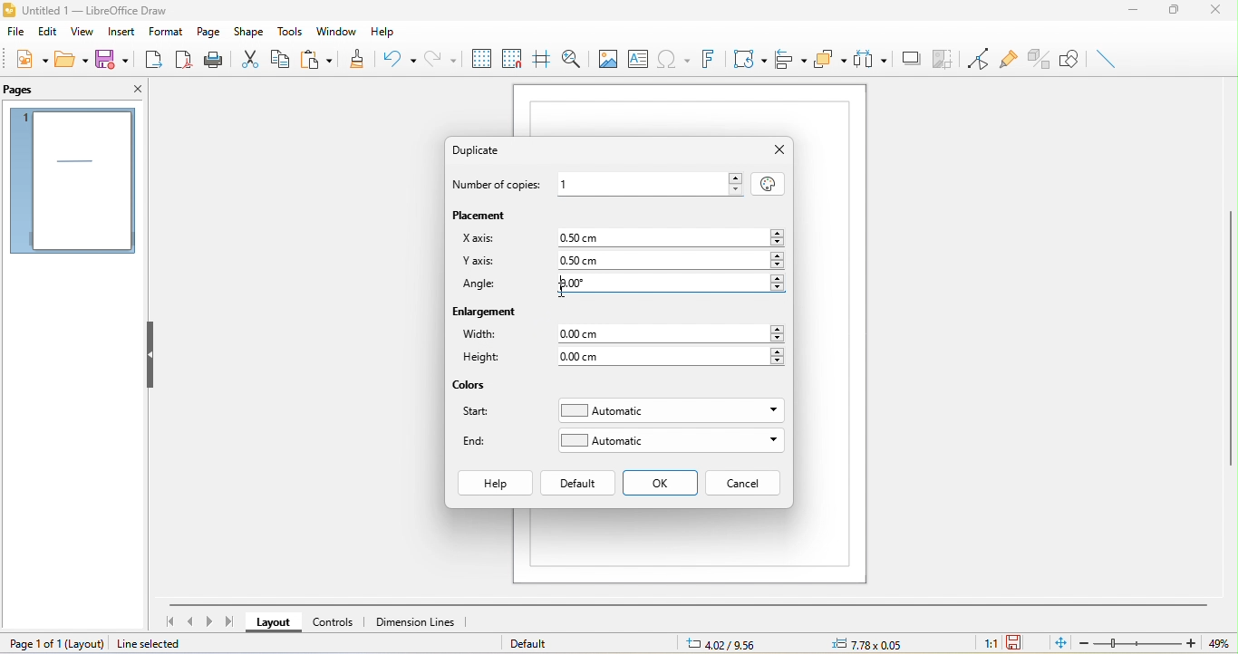 Image resolution: width=1238 pixels, height=654 pixels. What do you see at coordinates (912, 59) in the screenshot?
I see `shadow` at bounding box center [912, 59].